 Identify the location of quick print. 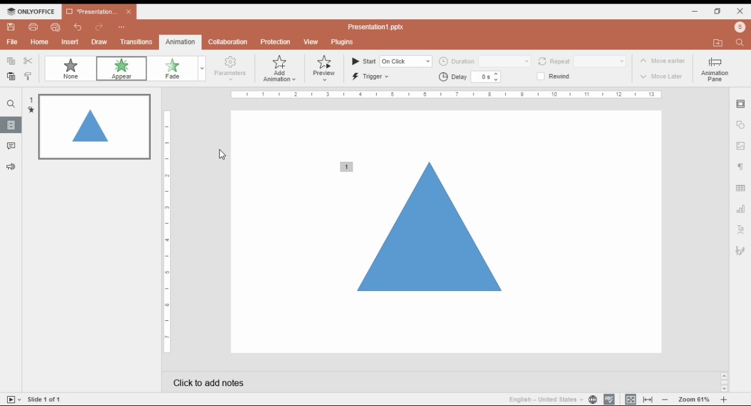
(57, 26).